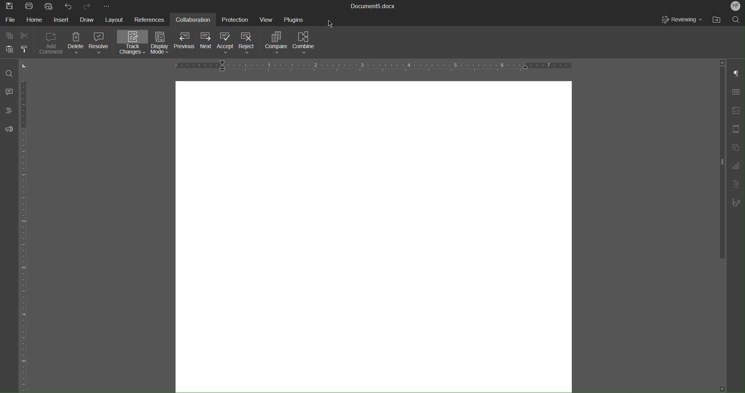 Image resolution: width=745 pixels, height=393 pixels. Describe the element at coordinates (735, 186) in the screenshot. I see `Text Art` at that location.